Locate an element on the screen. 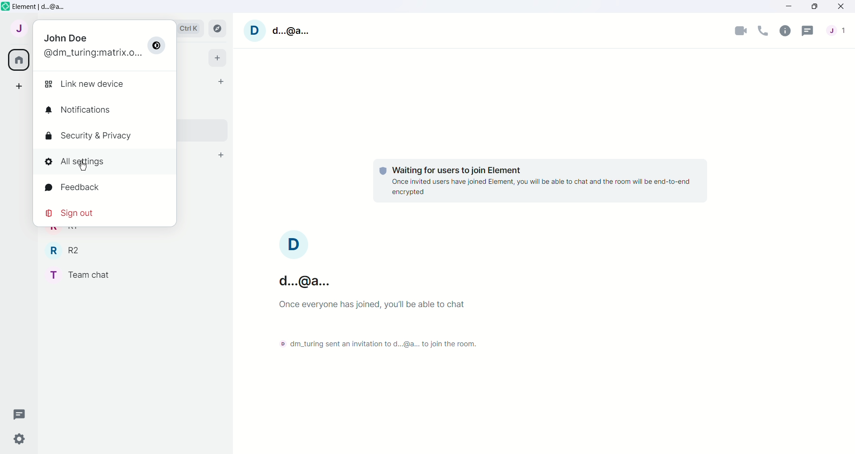 This screenshot has width=855, height=454. Explore rooms is located at coordinates (217, 27).